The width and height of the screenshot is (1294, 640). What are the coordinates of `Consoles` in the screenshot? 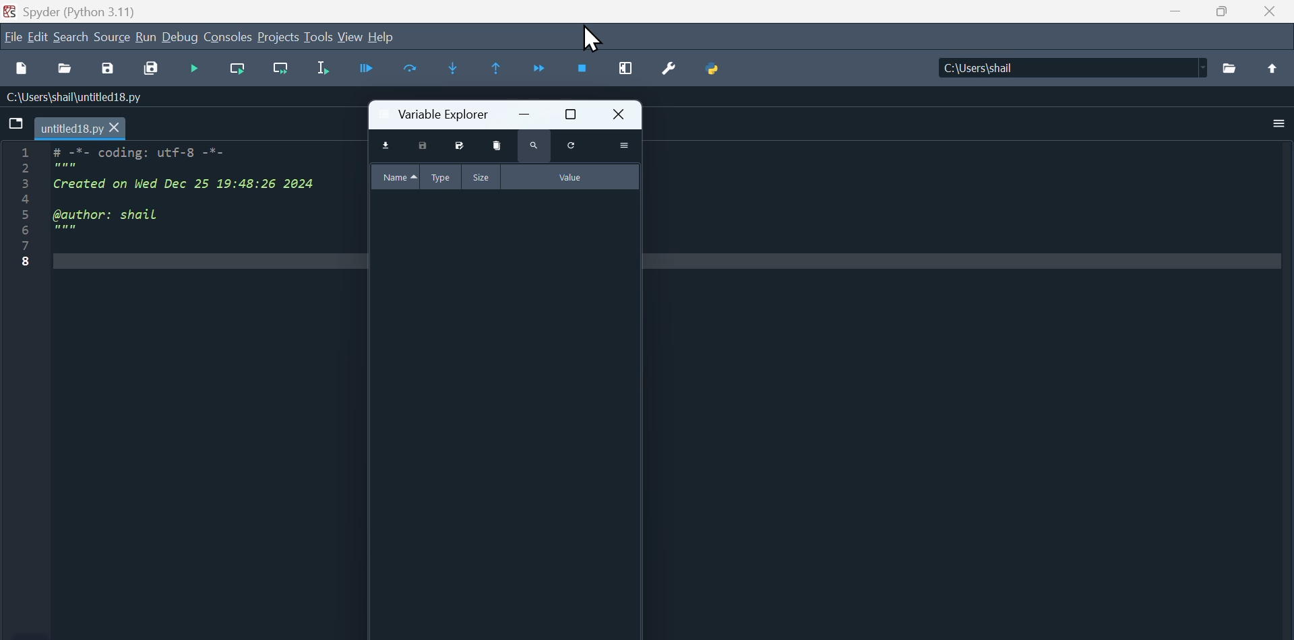 It's located at (230, 38).